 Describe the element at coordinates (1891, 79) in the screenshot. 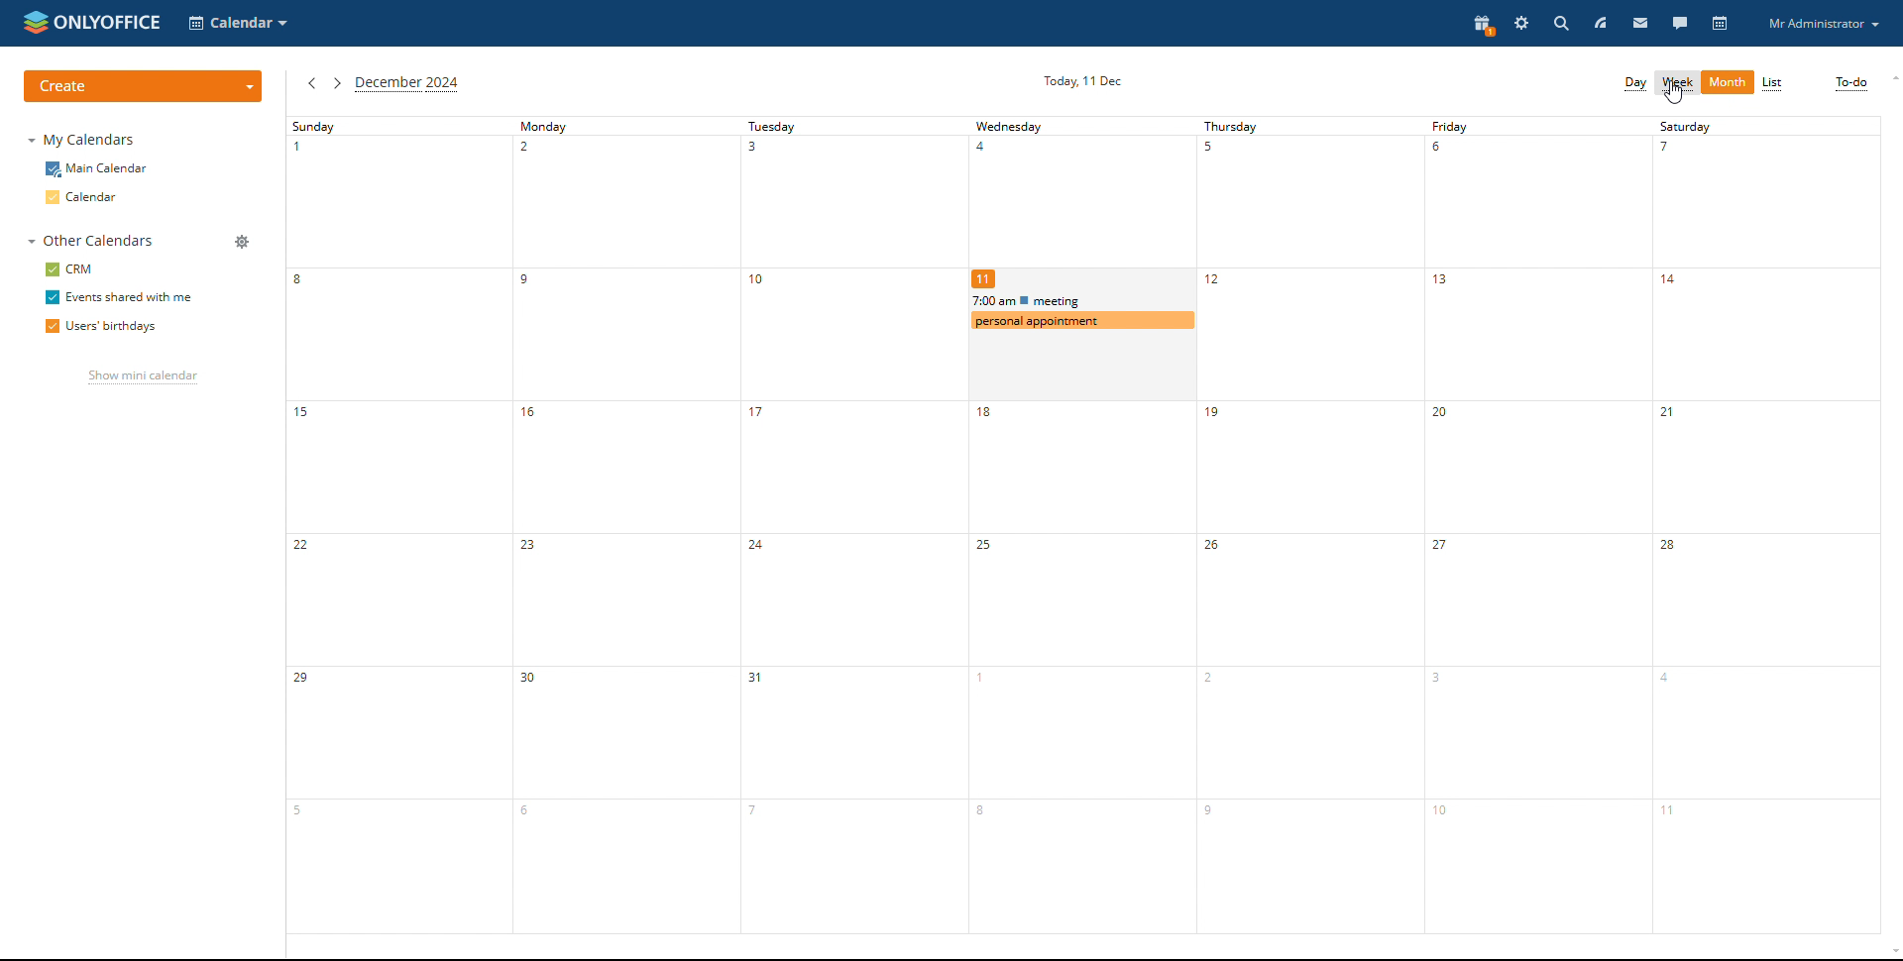

I see `scroll up` at that location.